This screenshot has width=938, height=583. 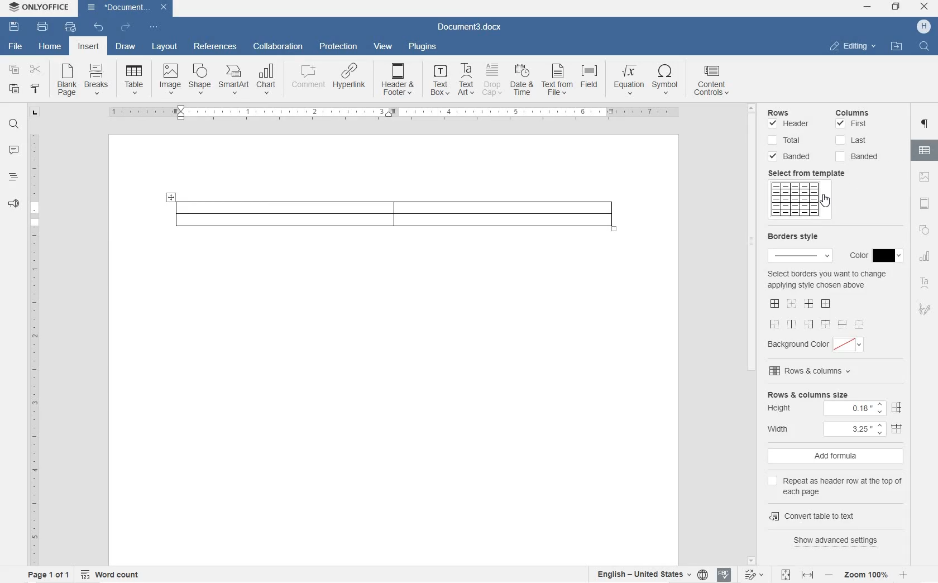 I want to click on Date & Time, so click(x=523, y=82).